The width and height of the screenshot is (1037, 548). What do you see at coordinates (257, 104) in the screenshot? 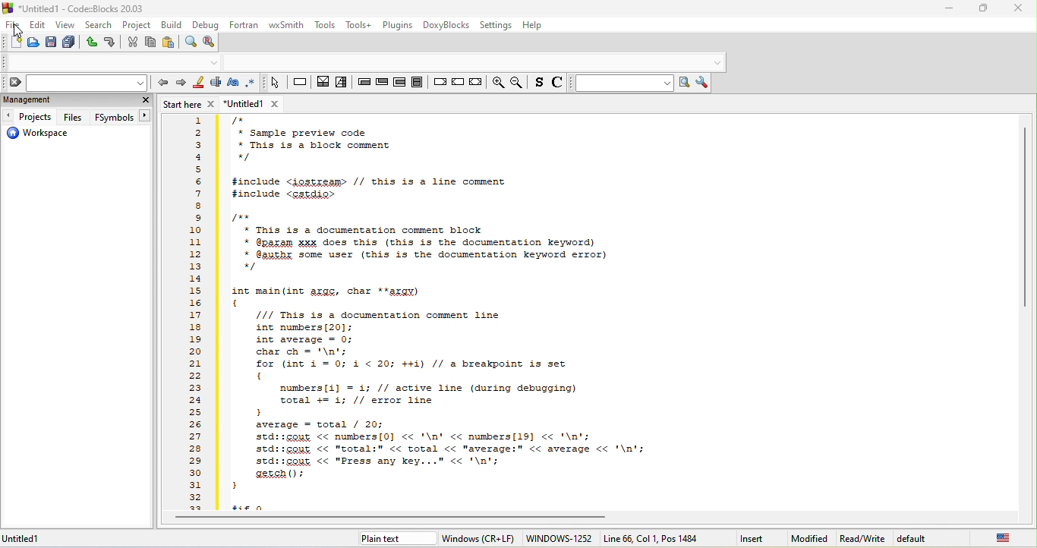
I see `untitled 1` at bounding box center [257, 104].